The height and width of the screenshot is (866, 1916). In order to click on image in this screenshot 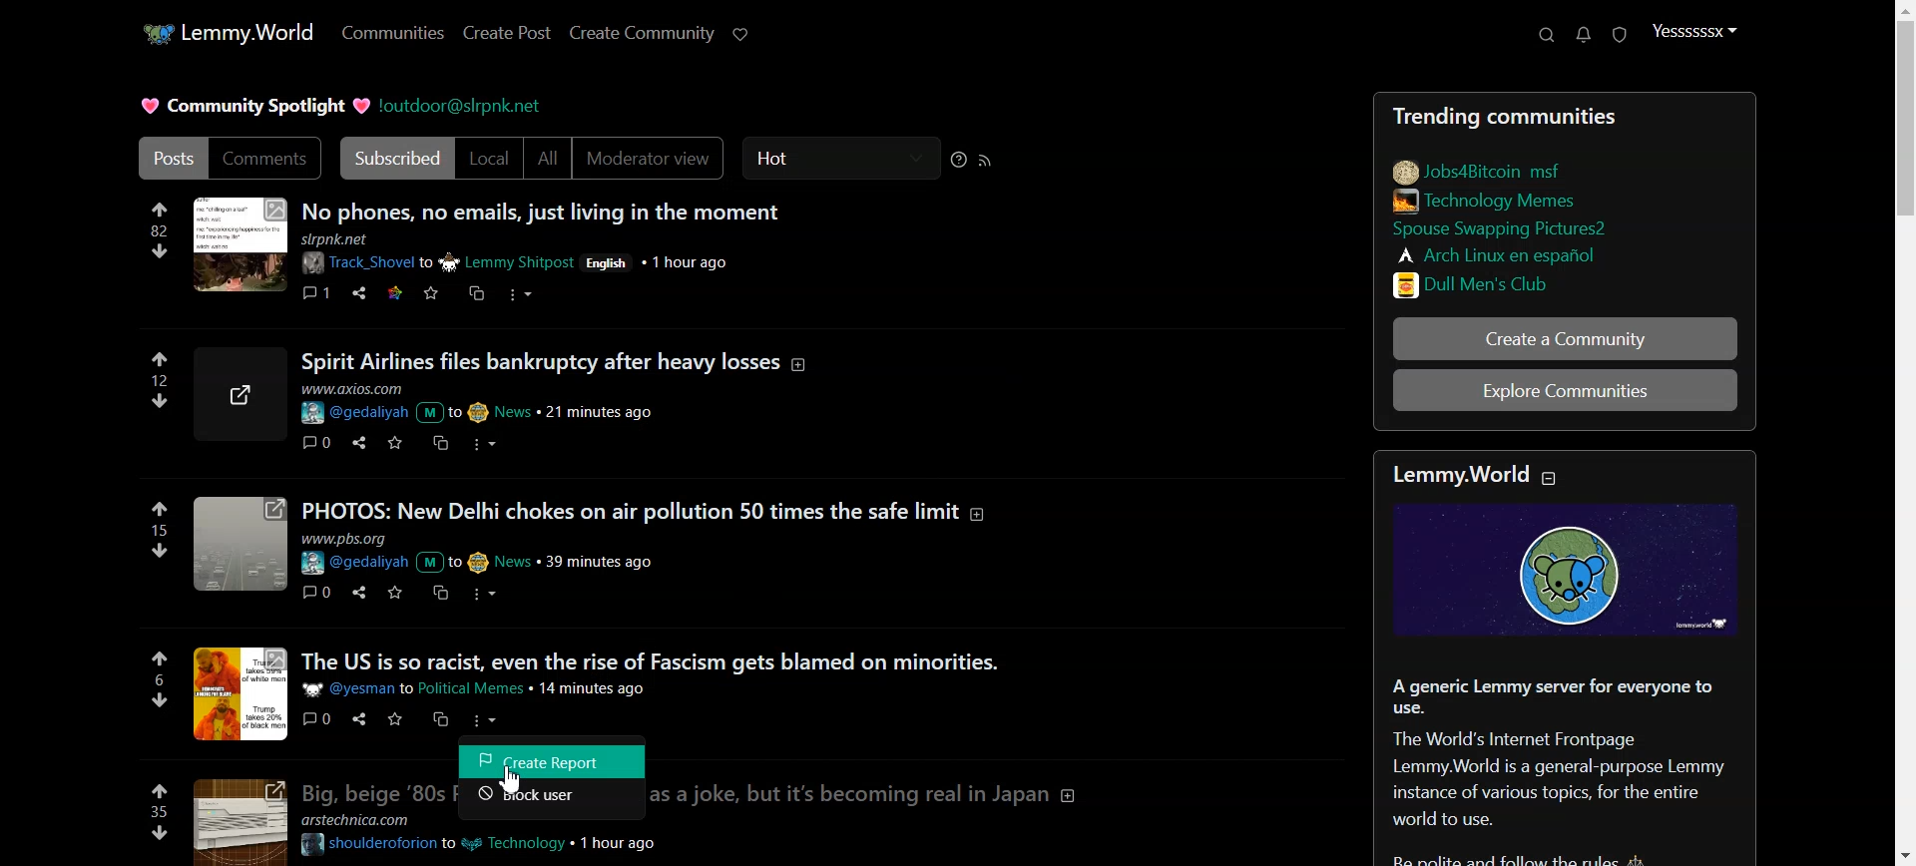, I will do `click(236, 821)`.